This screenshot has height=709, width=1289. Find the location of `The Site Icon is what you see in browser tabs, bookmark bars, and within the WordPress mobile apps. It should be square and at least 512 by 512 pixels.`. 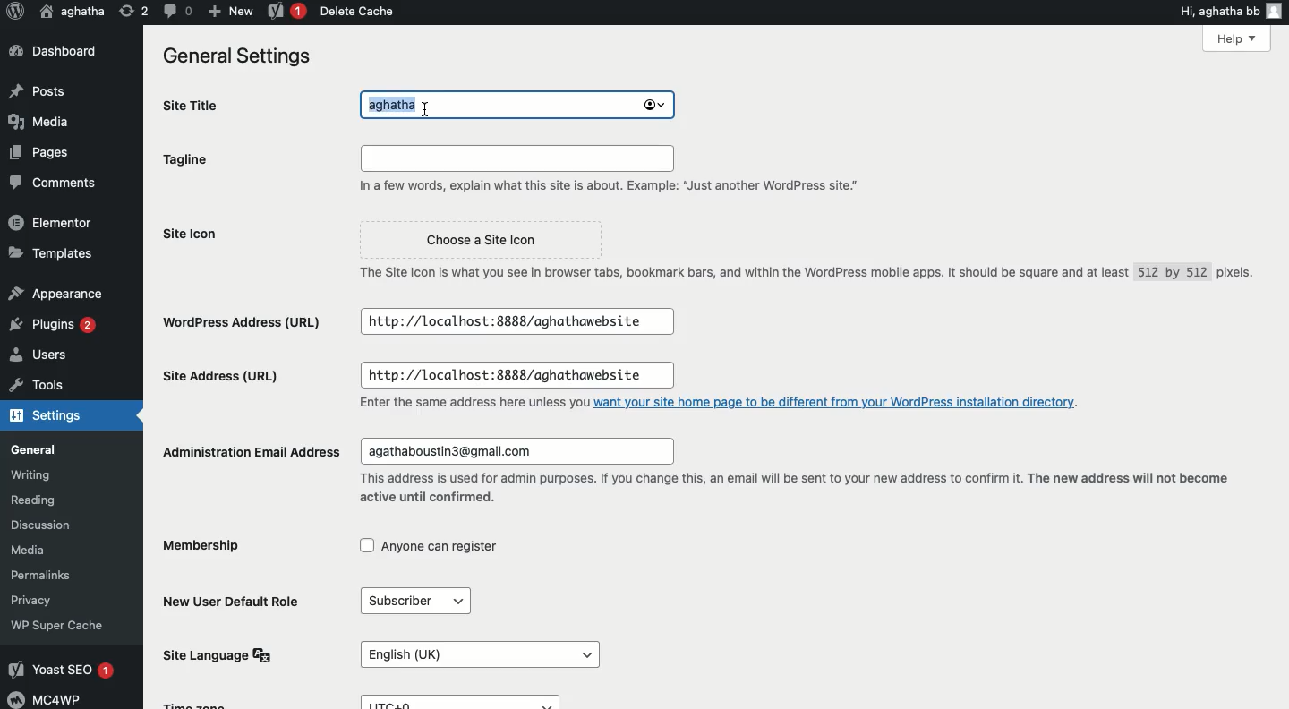

The Site Icon is what you see in browser tabs, bookmark bars, and within the WordPress mobile apps. It should be square and at least 512 by 512 pixels. is located at coordinates (801, 274).